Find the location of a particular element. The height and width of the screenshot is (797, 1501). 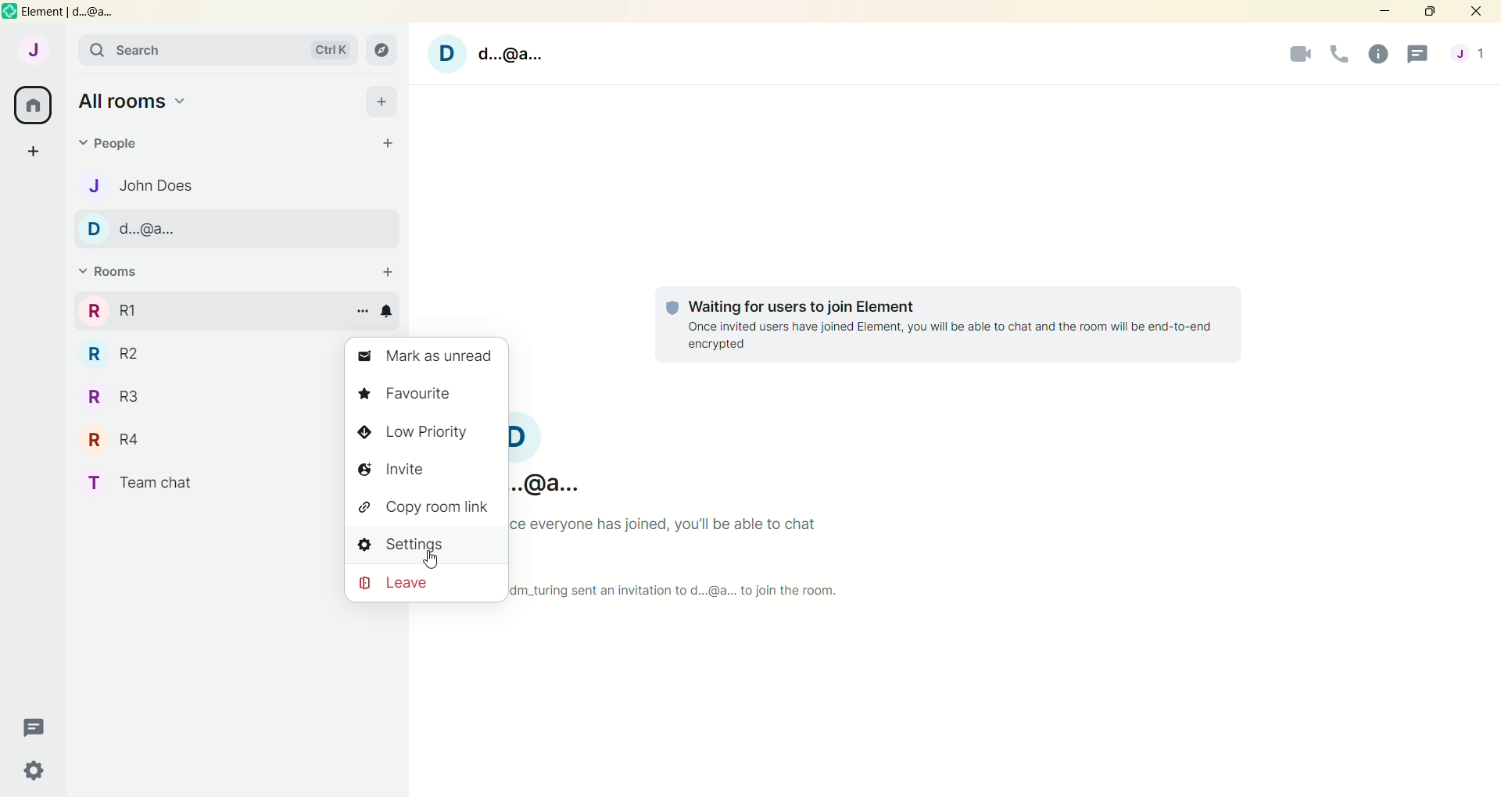

copy room  is located at coordinates (424, 509).